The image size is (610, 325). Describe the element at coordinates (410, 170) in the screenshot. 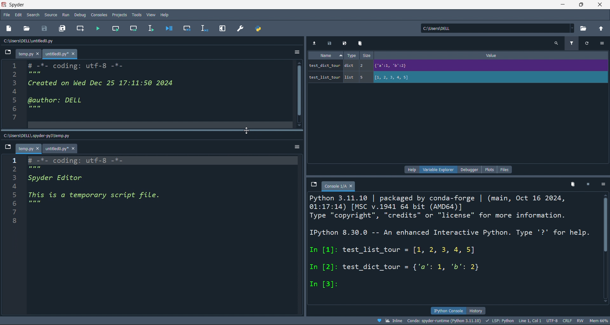

I see `help` at that location.